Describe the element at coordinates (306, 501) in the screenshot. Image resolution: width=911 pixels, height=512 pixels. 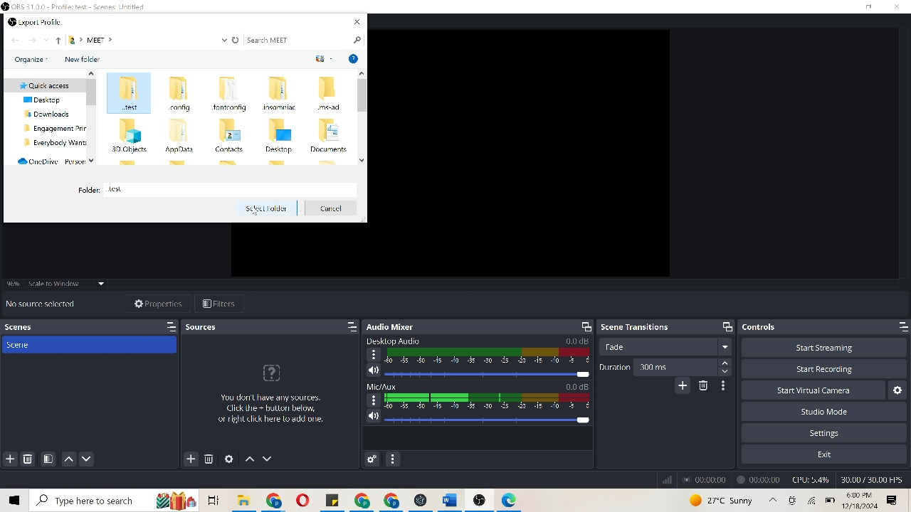
I see `opera` at that location.